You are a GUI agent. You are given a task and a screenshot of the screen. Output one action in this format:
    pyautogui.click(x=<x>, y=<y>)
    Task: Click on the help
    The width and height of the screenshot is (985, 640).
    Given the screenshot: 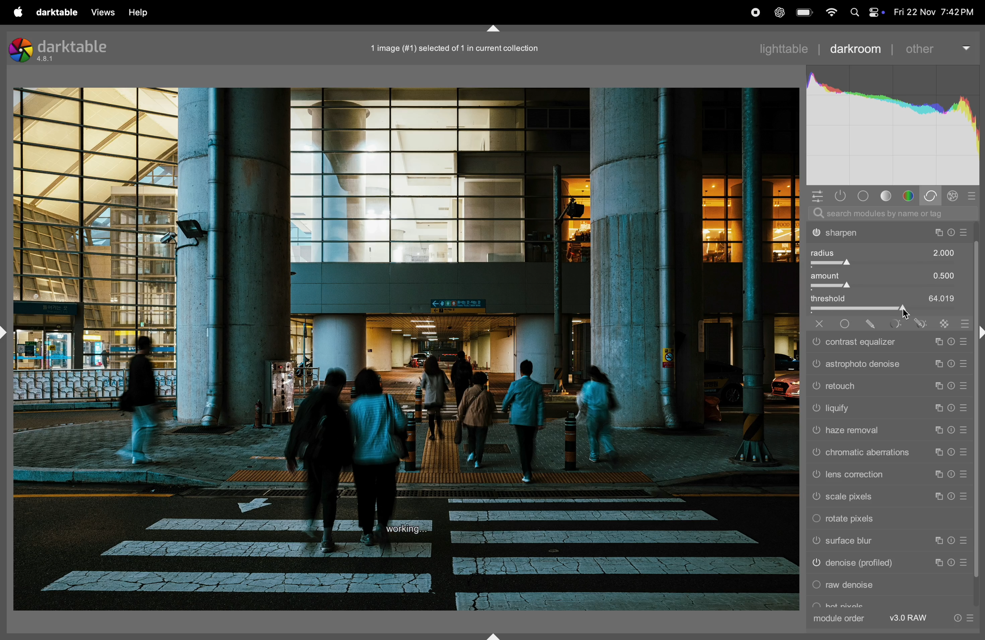 What is the action you would take?
    pyautogui.click(x=146, y=10)
    